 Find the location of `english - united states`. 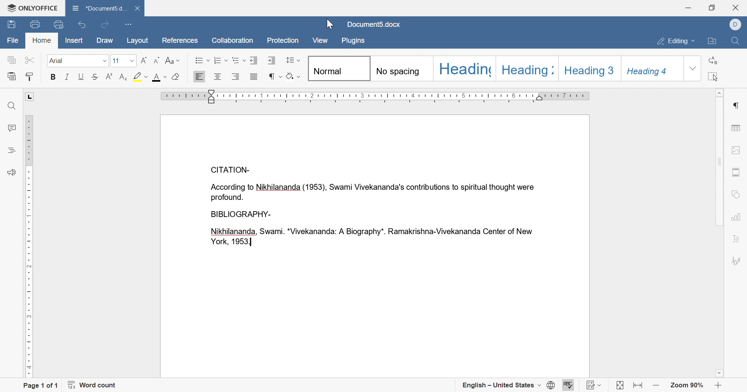

english - united states is located at coordinates (500, 386).